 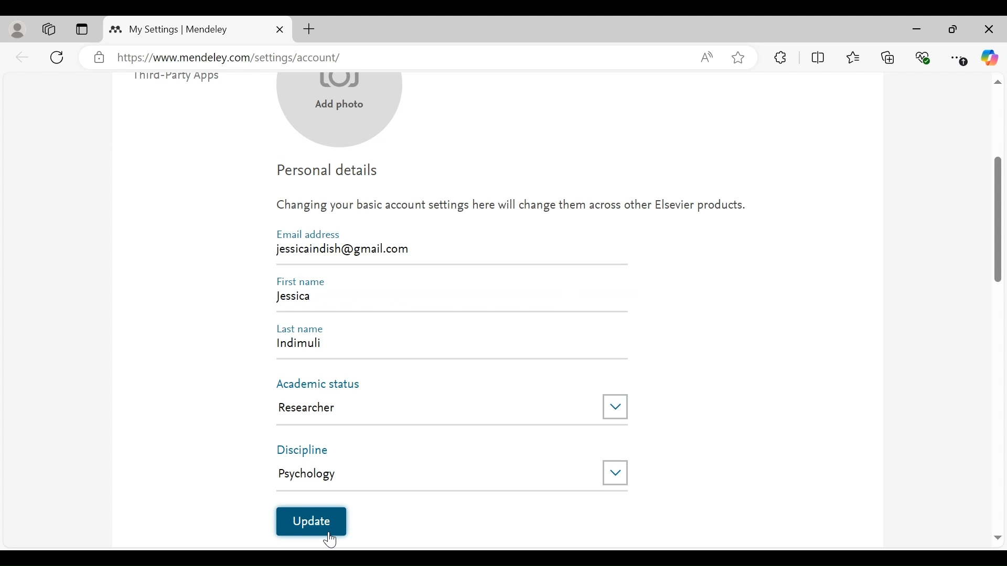 What do you see at coordinates (304, 281) in the screenshot?
I see `First Name` at bounding box center [304, 281].